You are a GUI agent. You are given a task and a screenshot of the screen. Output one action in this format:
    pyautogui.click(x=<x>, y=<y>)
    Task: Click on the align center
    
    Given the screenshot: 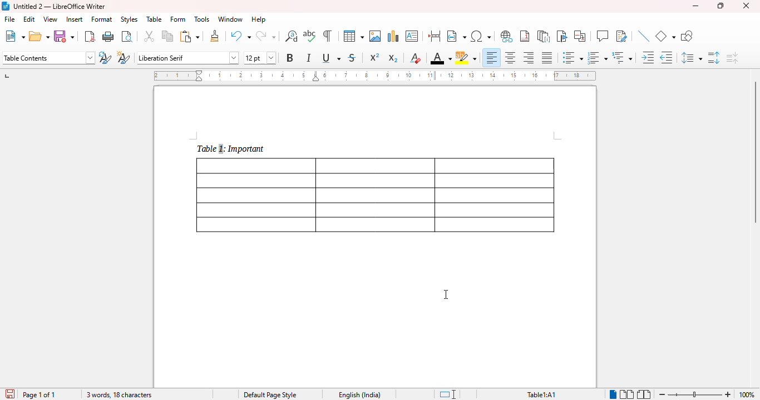 What is the action you would take?
    pyautogui.click(x=510, y=58)
    